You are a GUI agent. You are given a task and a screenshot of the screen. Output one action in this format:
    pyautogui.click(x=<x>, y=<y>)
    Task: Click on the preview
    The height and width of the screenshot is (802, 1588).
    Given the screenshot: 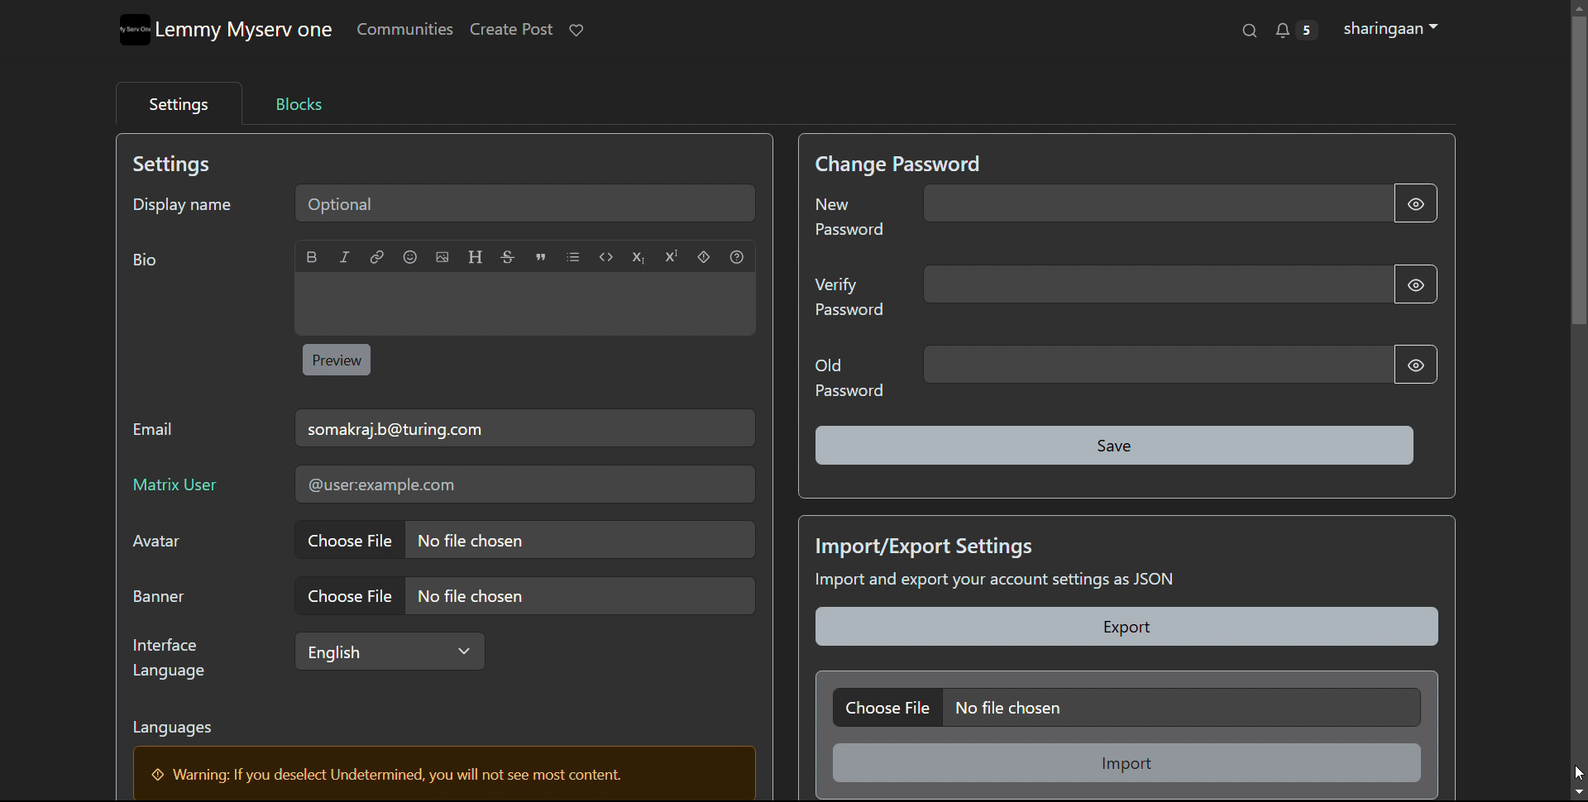 What is the action you would take?
    pyautogui.click(x=337, y=360)
    